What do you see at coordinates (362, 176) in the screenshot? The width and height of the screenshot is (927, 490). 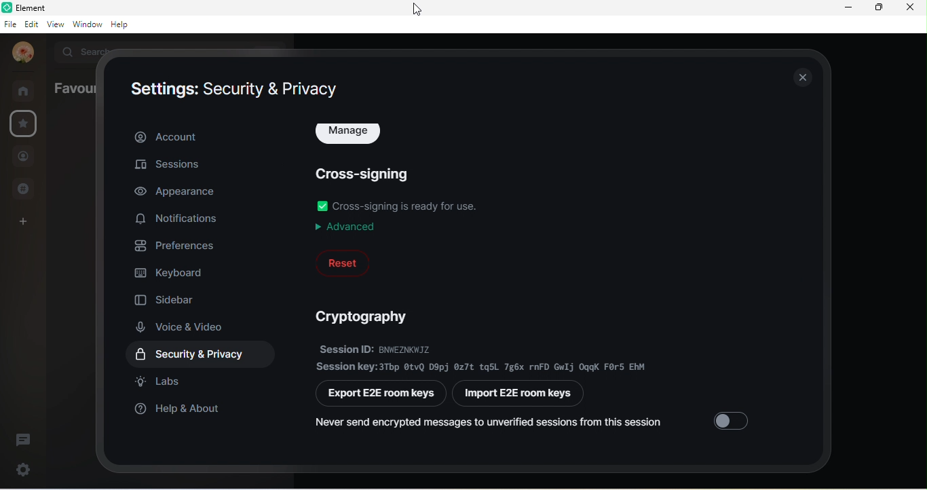 I see `cross-signing` at bounding box center [362, 176].